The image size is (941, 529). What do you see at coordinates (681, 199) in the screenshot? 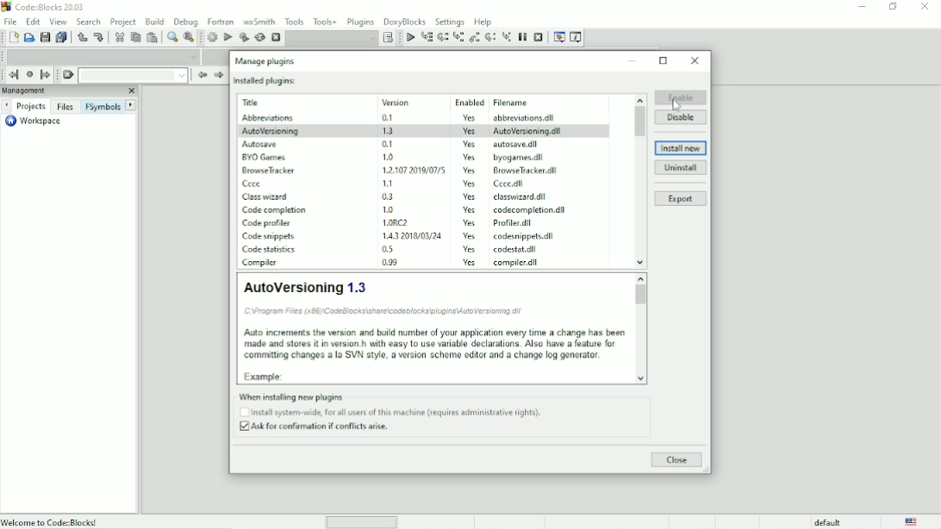
I see `Export` at bounding box center [681, 199].